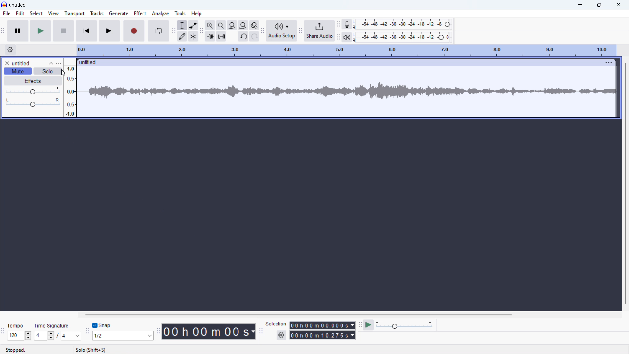  What do you see at coordinates (193, 26) in the screenshot?
I see `envelop tool` at bounding box center [193, 26].